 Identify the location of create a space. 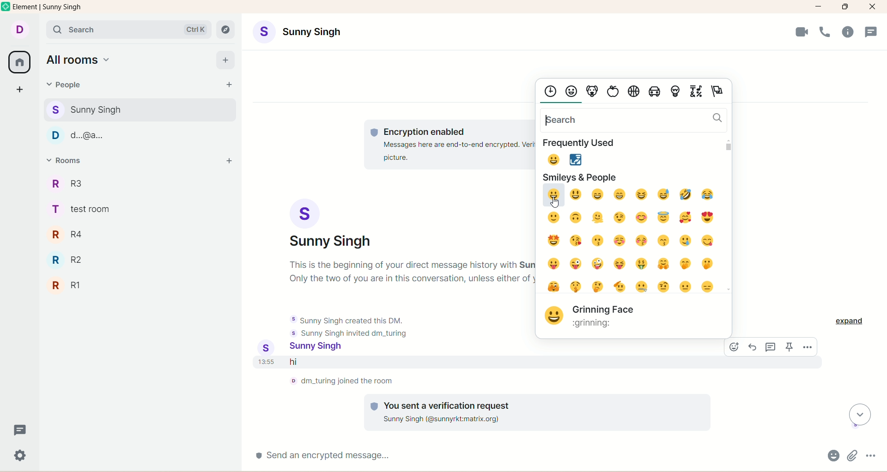
(20, 91).